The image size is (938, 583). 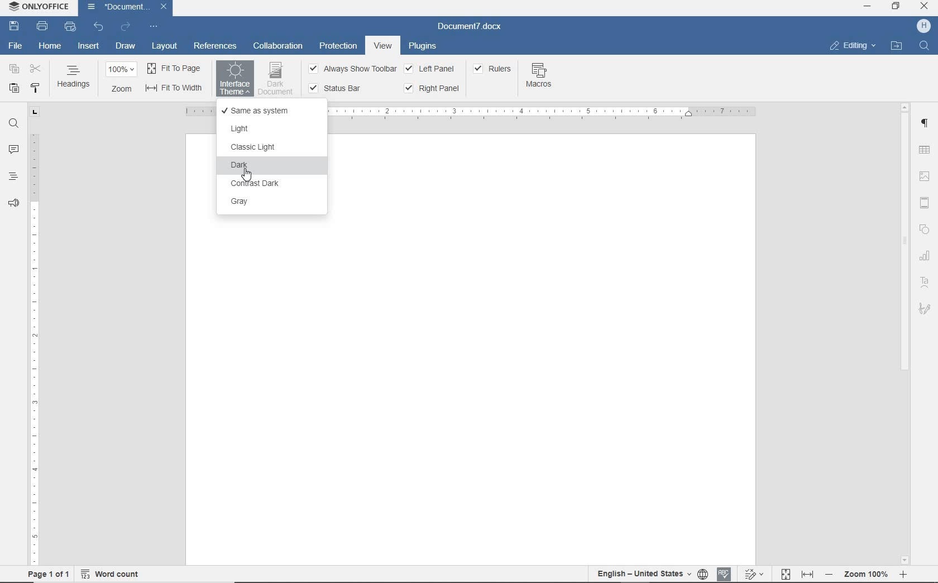 I want to click on LAYOUT, so click(x=165, y=47).